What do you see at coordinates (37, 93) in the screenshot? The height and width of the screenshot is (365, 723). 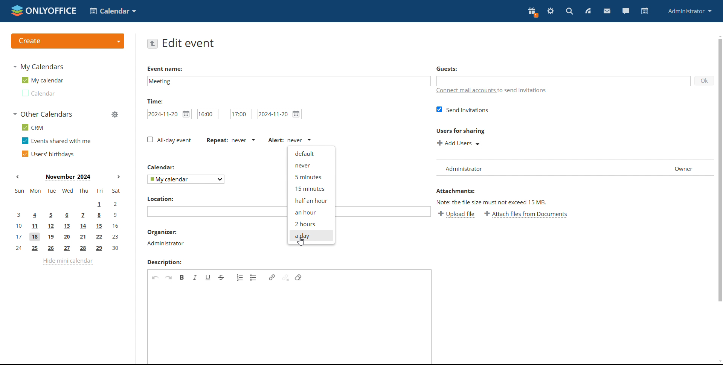 I see `second calendar` at bounding box center [37, 93].